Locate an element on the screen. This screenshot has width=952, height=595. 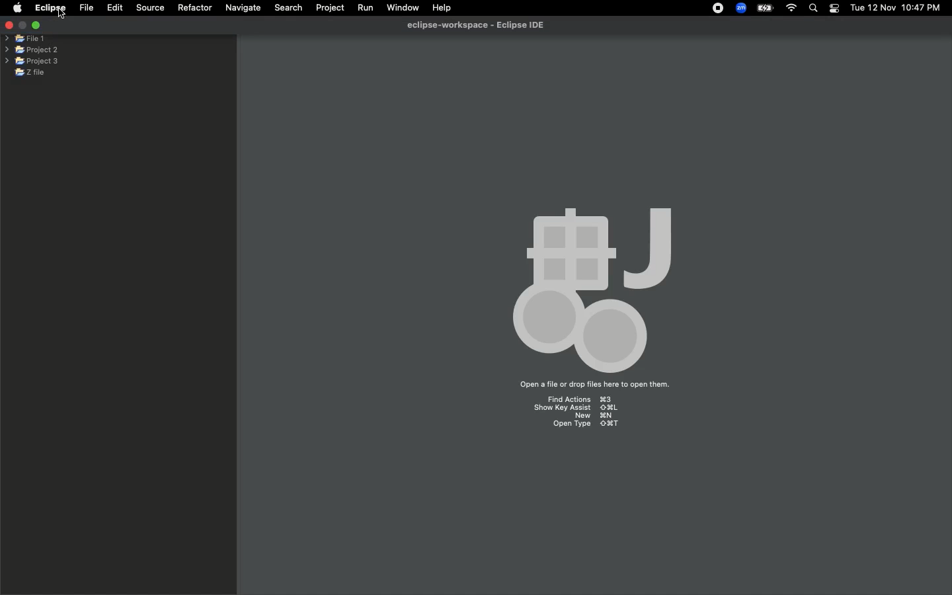
Notification bar is located at coordinates (834, 9).